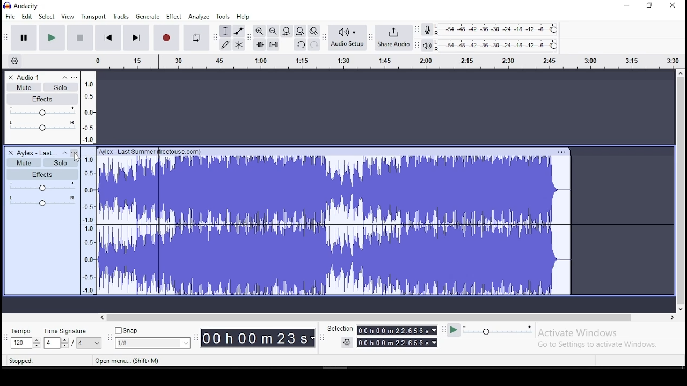  Describe the element at coordinates (225, 44) in the screenshot. I see `draw tool` at that location.